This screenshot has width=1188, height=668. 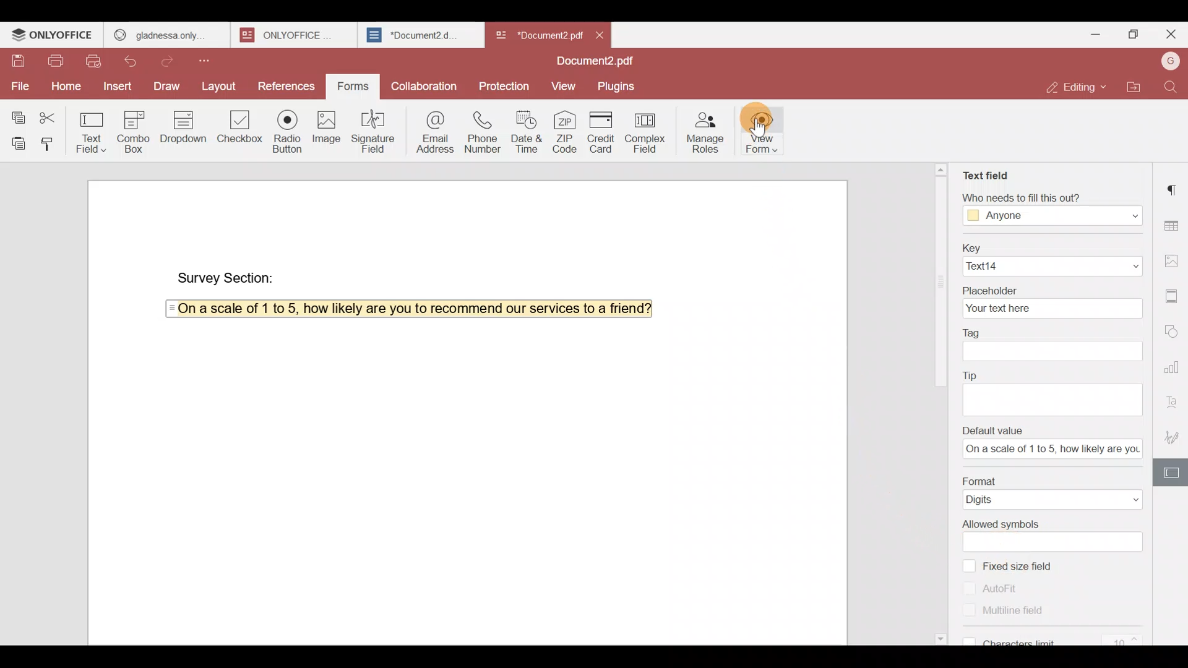 What do you see at coordinates (1173, 367) in the screenshot?
I see `Chart settings` at bounding box center [1173, 367].